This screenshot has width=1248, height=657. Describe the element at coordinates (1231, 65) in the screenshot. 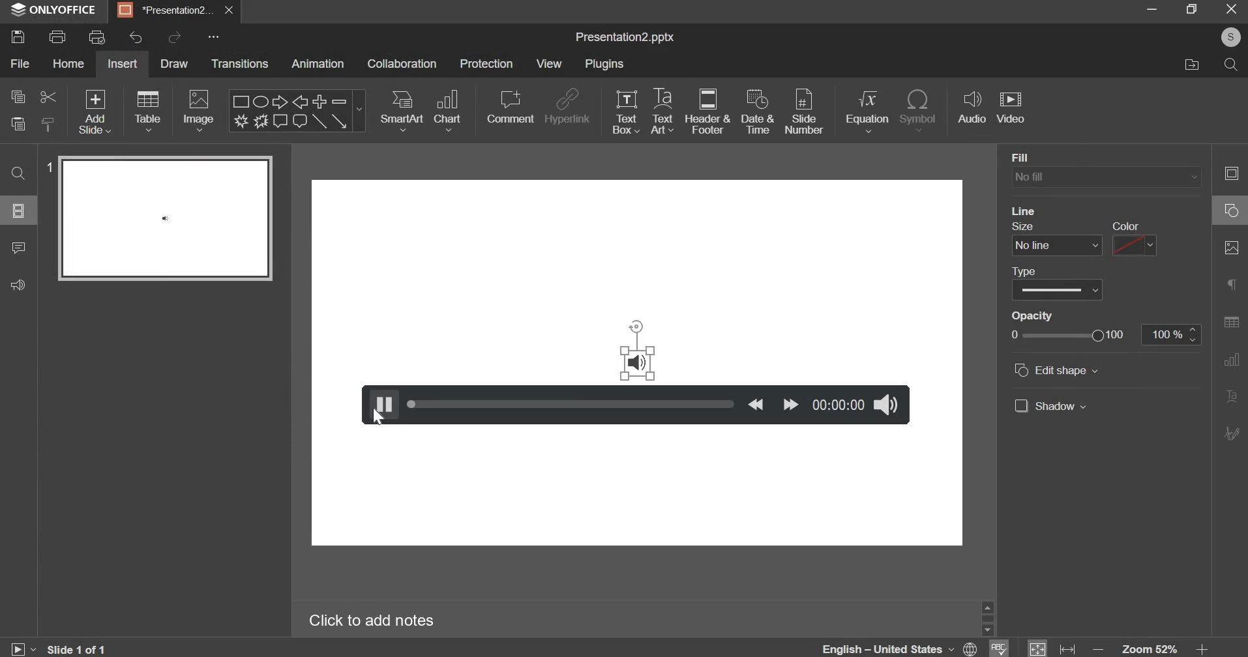

I see `search` at that location.